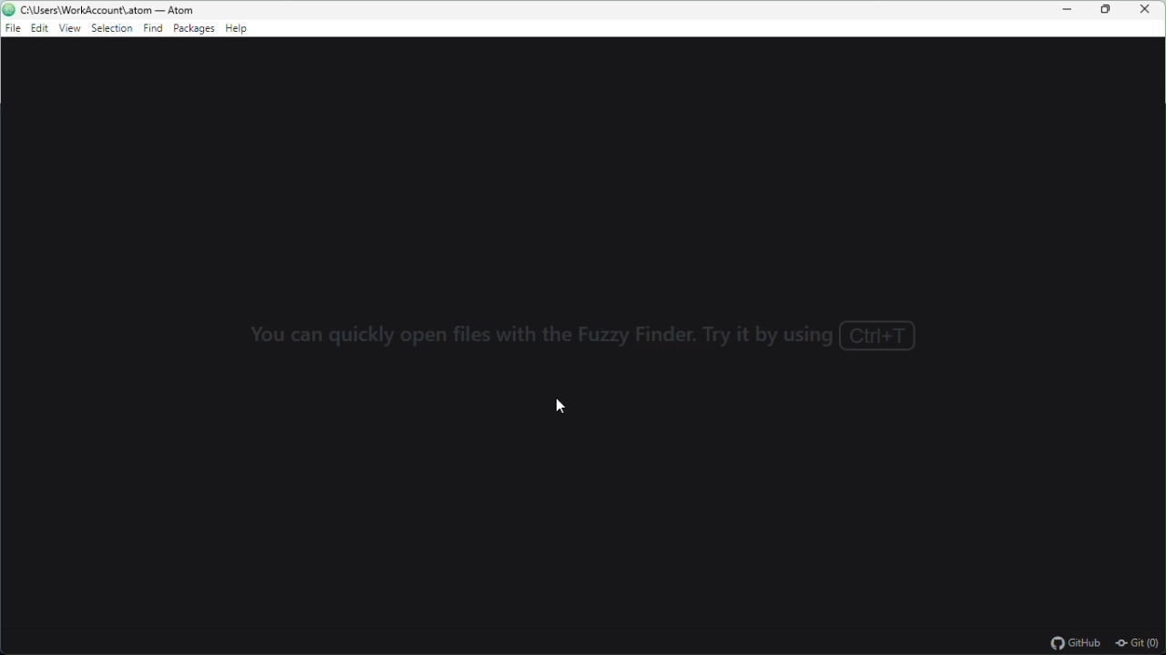 The width and height of the screenshot is (1166, 655). Describe the element at coordinates (193, 30) in the screenshot. I see `Packages` at that location.